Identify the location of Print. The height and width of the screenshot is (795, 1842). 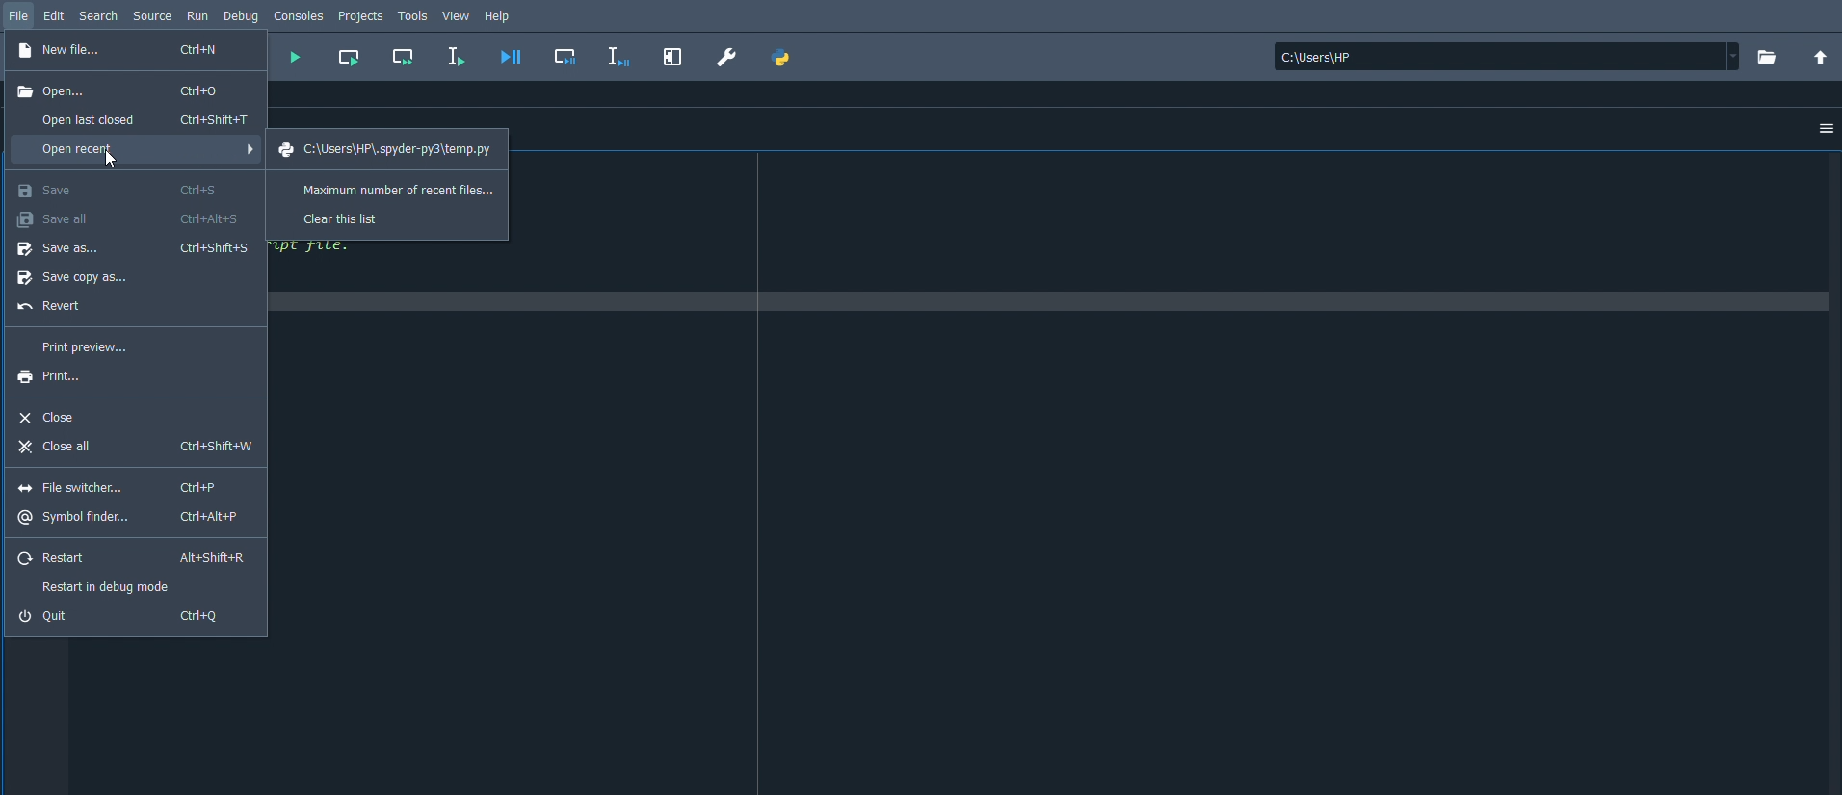
(61, 377).